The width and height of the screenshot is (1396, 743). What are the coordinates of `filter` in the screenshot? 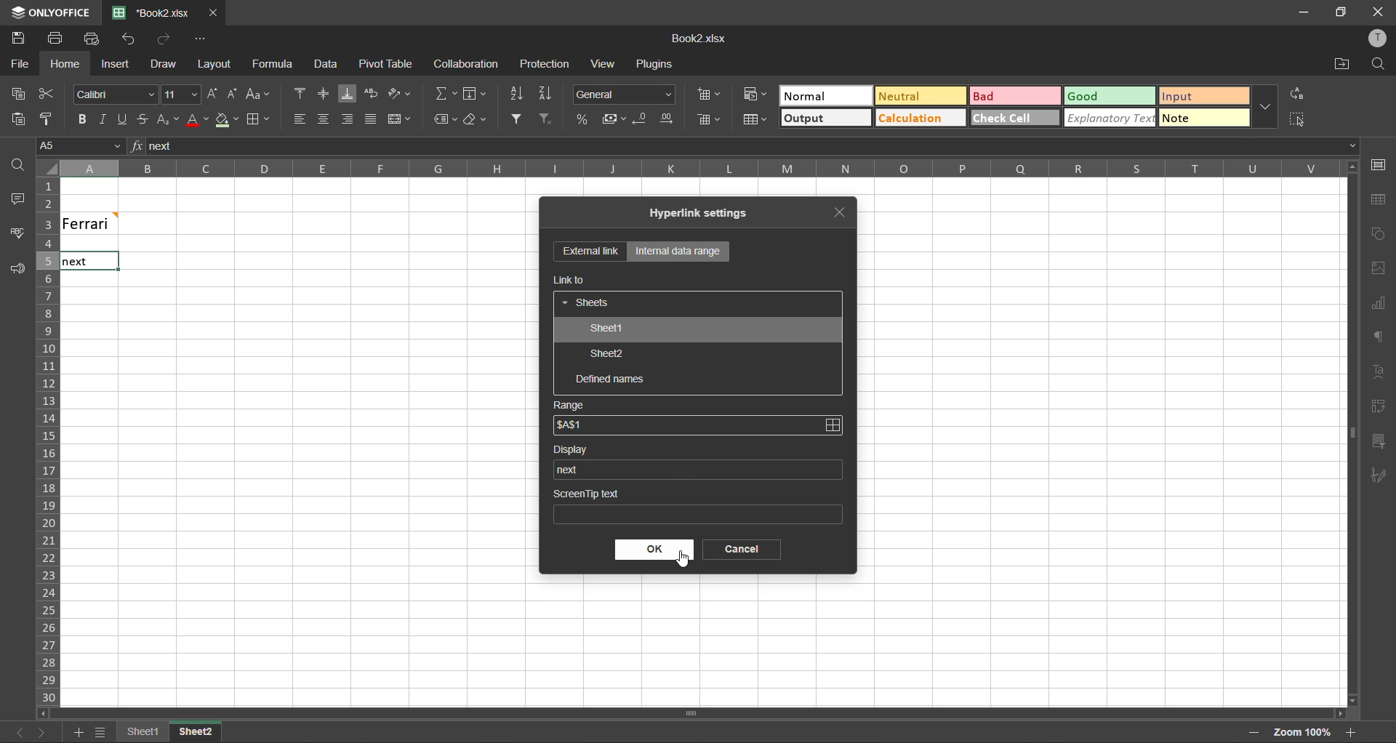 It's located at (516, 117).